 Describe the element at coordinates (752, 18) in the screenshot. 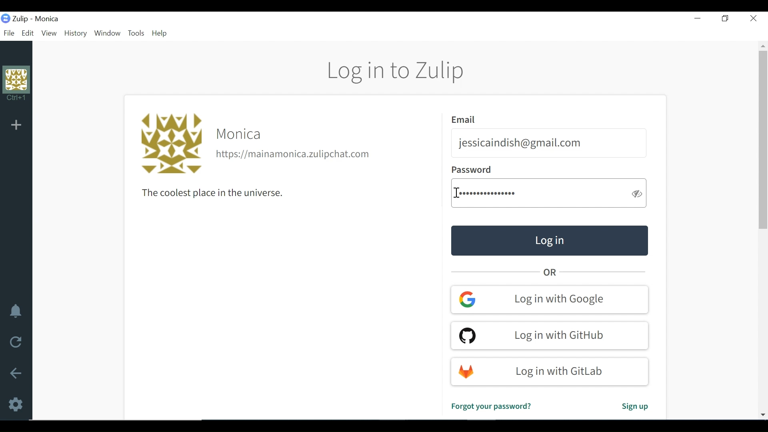

I see `Close` at that location.